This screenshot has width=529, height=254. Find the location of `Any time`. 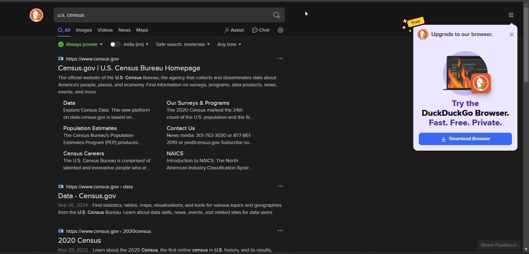

Any time is located at coordinates (233, 44).